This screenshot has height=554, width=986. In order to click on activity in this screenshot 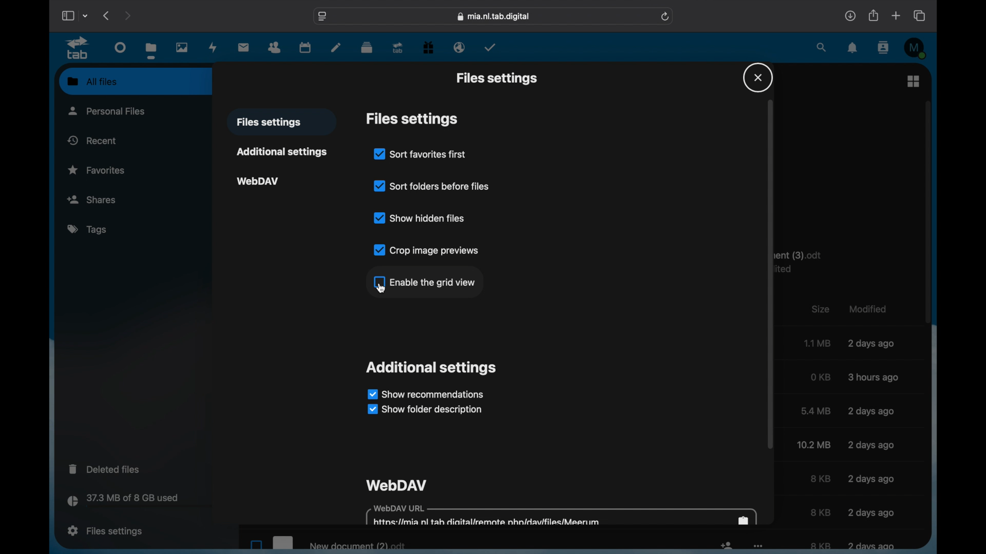, I will do `click(213, 47)`.